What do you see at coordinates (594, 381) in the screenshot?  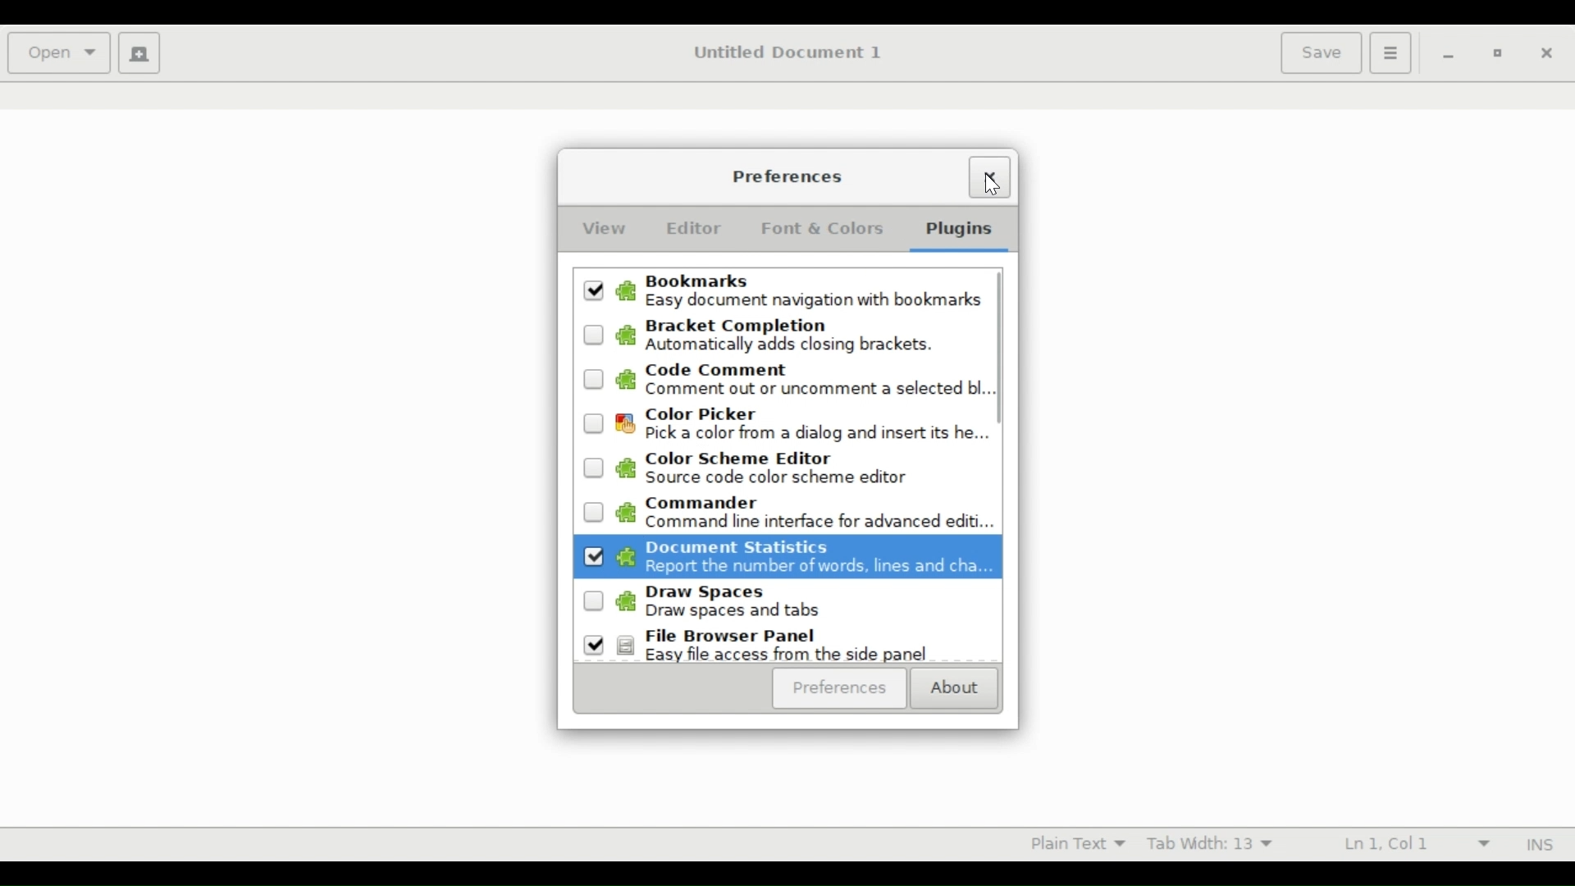 I see `Unselected` at bounding box center [594, 381].